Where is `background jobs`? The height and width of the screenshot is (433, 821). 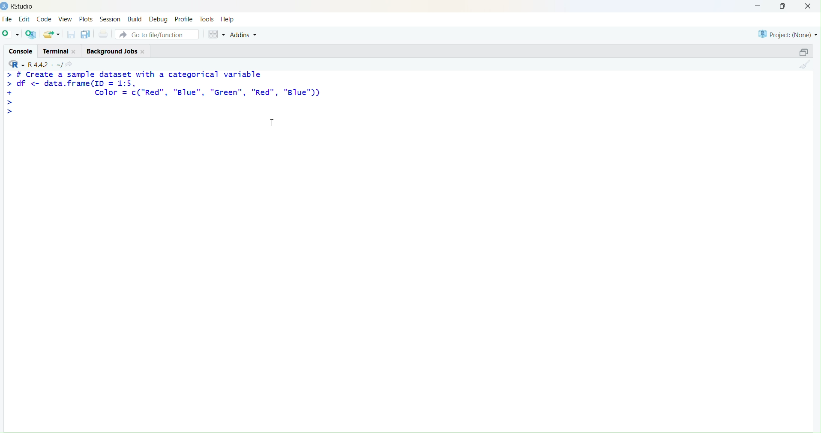
background jobs is located at coordinates (113, 52).